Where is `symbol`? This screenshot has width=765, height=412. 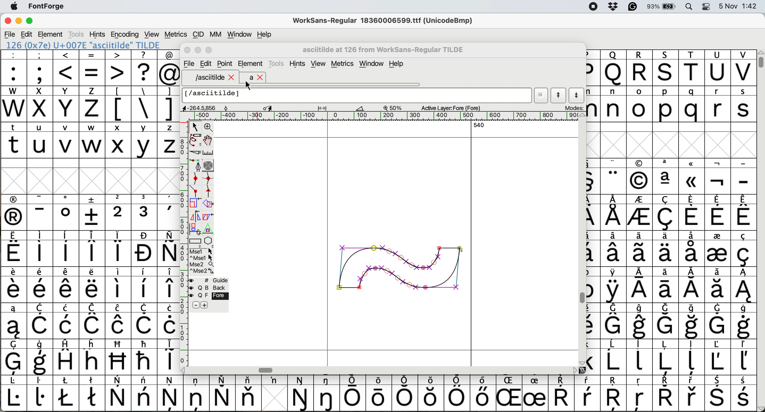
symbol is located at coordinates (93, 321).